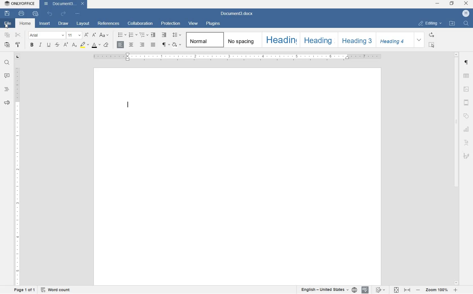  What do you see at coordinates (466, 62) in the screenshot?
I see `paragraph settings` at bounding box center [466, 62].